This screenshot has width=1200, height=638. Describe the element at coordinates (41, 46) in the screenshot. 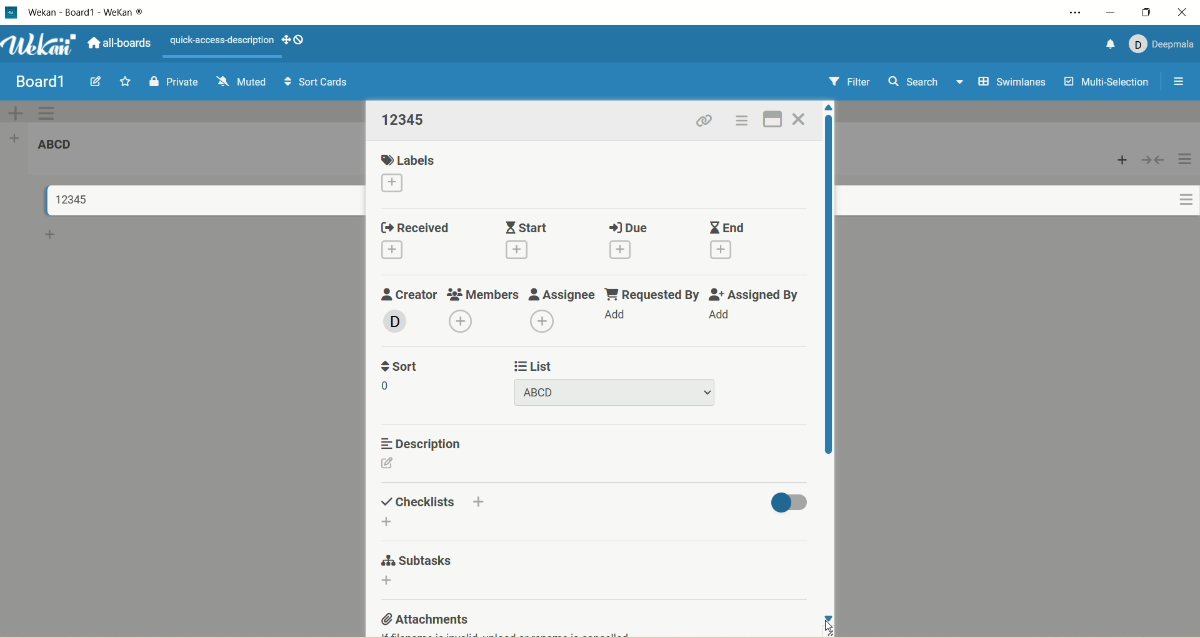

I see `wekan` at that location.